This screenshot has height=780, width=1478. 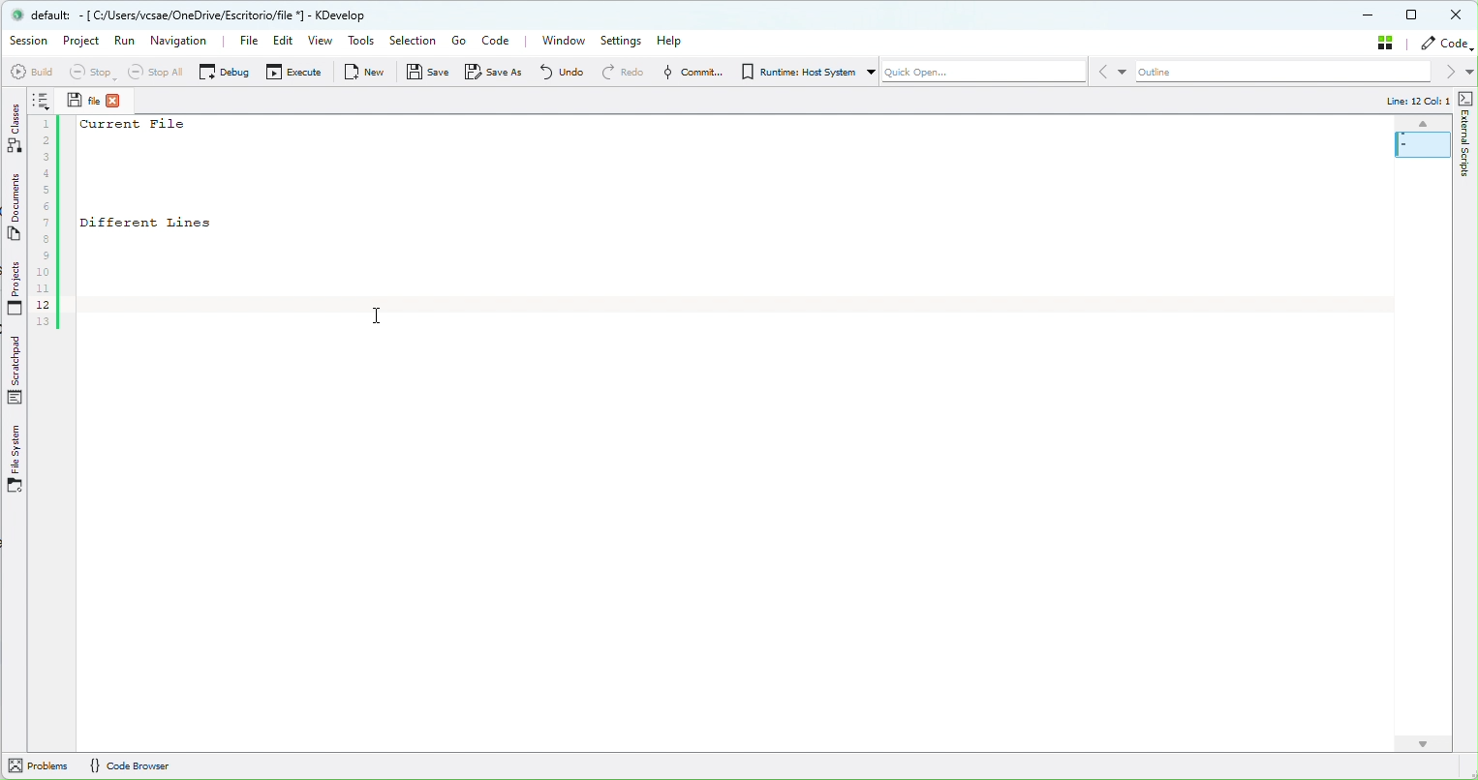 I want to click on Code, so click(x=1446, y=43).